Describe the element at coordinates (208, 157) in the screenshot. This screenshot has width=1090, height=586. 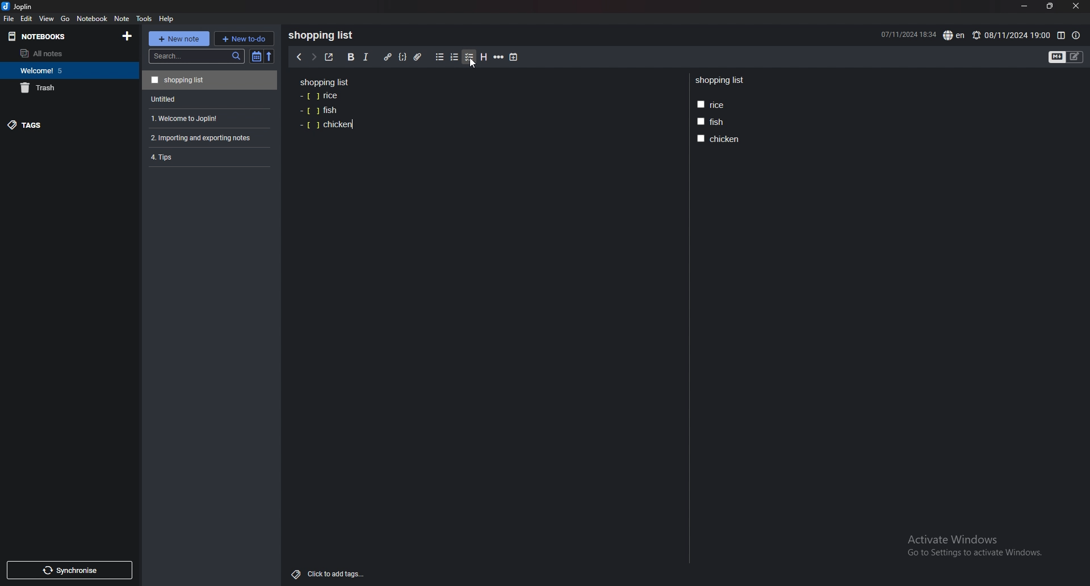
I see `4.Tips.` at that location.